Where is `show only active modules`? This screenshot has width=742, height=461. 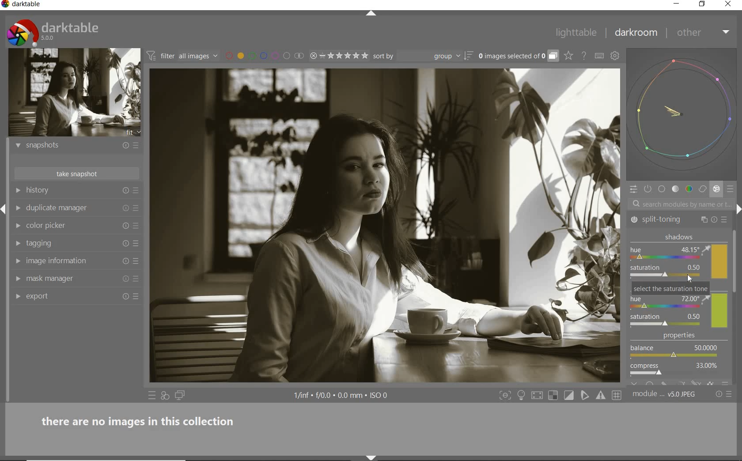
show only active modules is located at coordinates (648, 189).